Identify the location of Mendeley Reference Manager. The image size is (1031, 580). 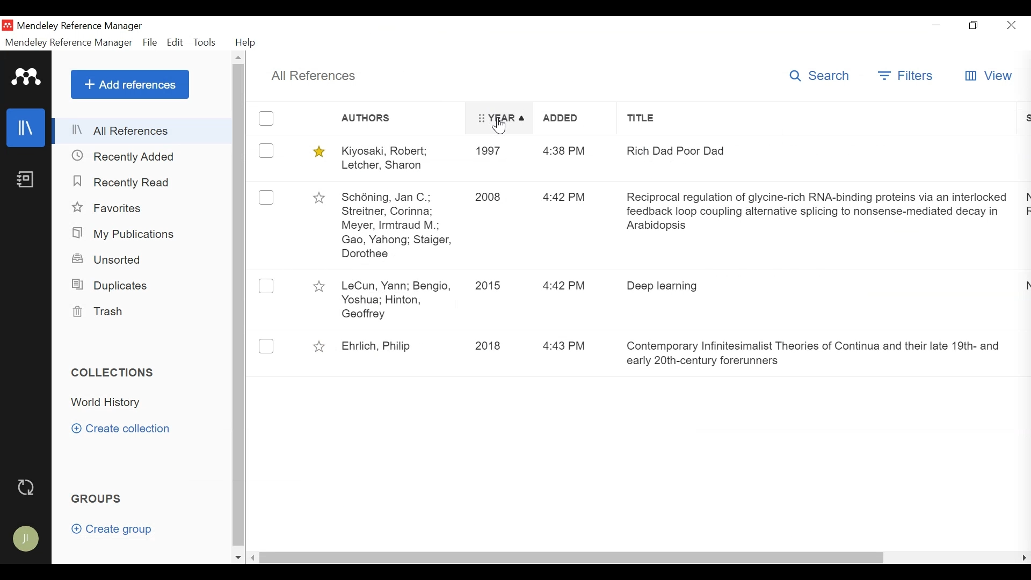
(69, 44).